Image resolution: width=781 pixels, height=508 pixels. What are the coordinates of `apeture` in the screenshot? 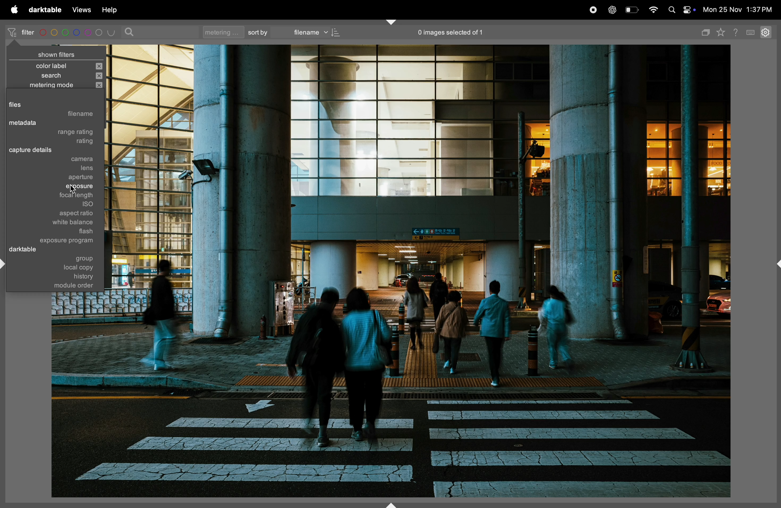 It's located at (62, 178).